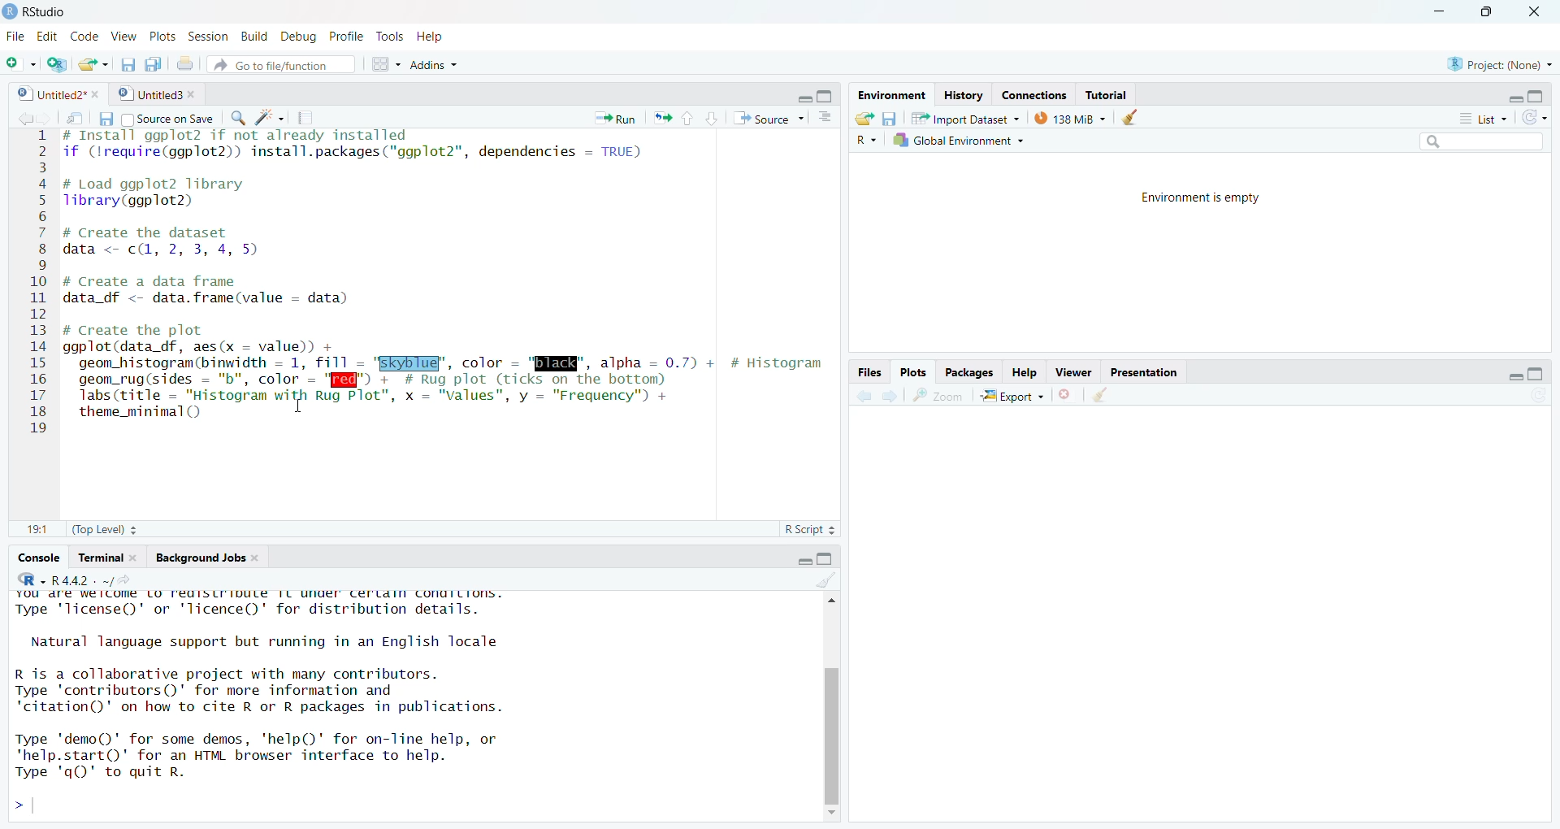  Describe the element at coordinates (862, 118) in the screenshot. I see `Open` at that location.